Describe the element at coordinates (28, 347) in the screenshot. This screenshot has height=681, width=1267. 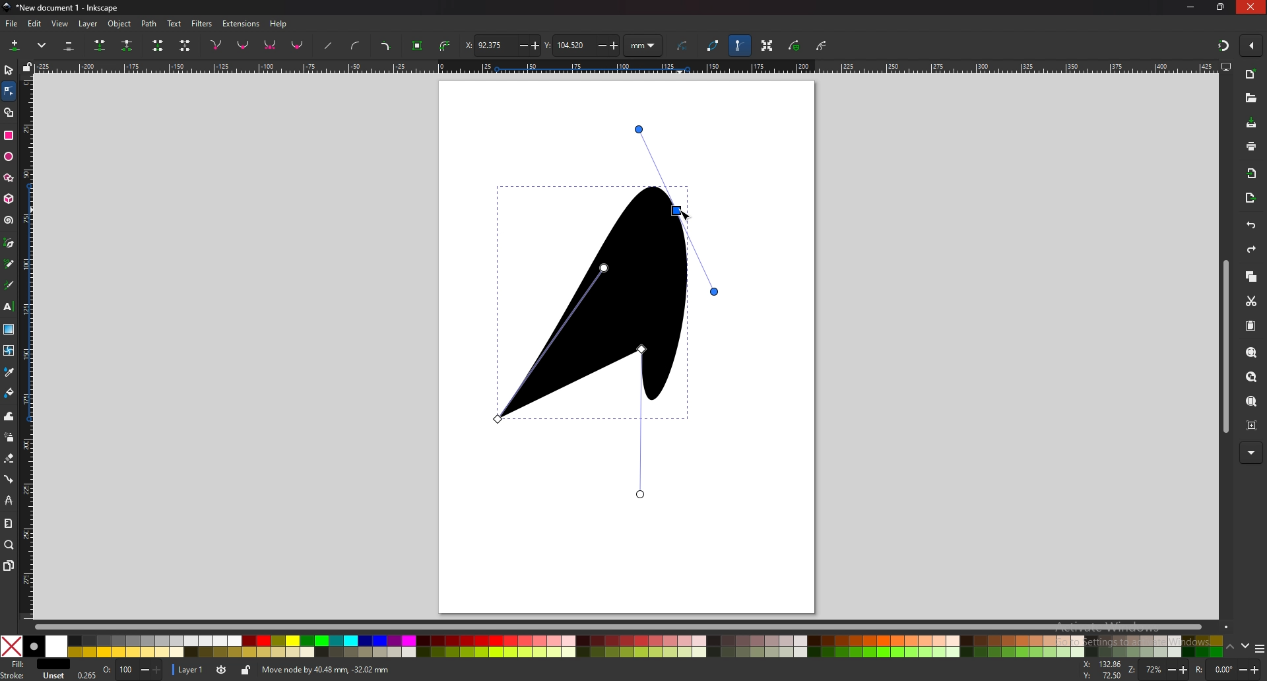
I see `vertical scale` at that location.